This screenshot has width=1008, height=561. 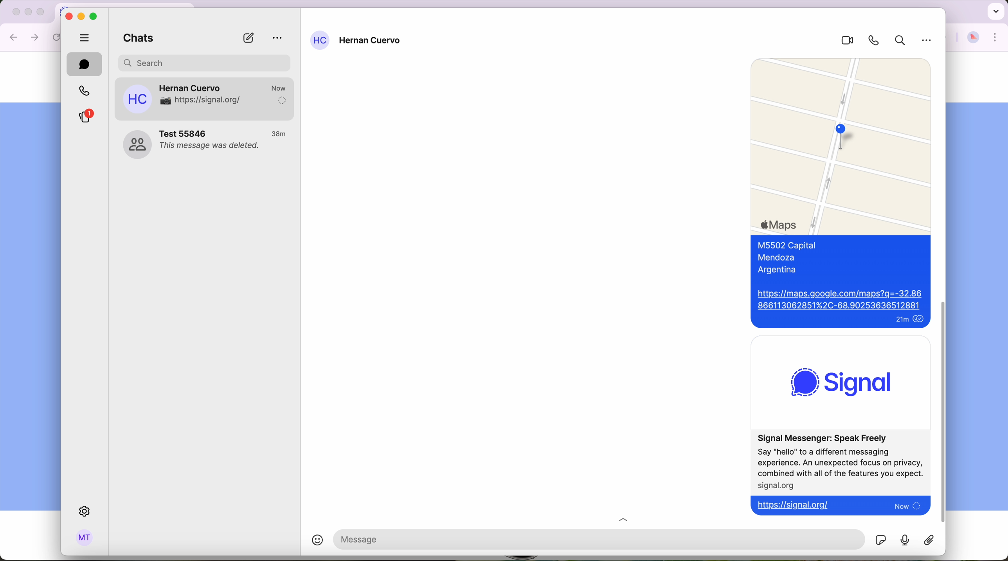 I want to click on search bar, so click(x=205, y=62).